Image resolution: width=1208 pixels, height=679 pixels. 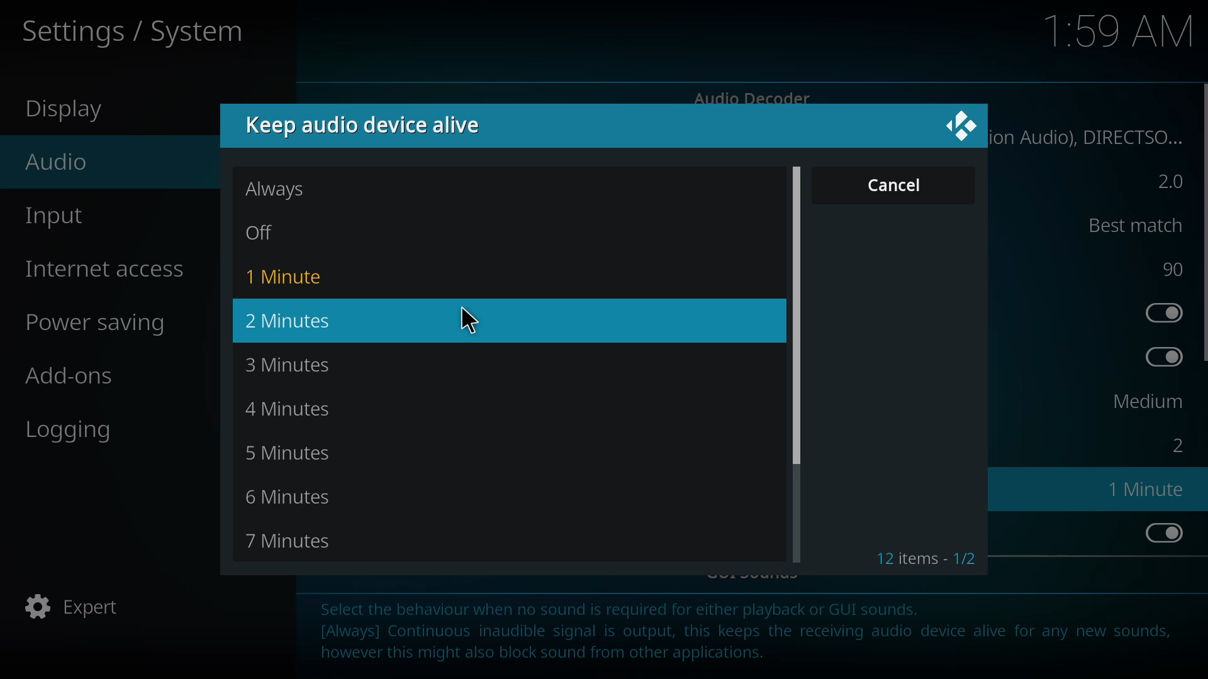 I want to click on audio, so click(x=55, y=162).